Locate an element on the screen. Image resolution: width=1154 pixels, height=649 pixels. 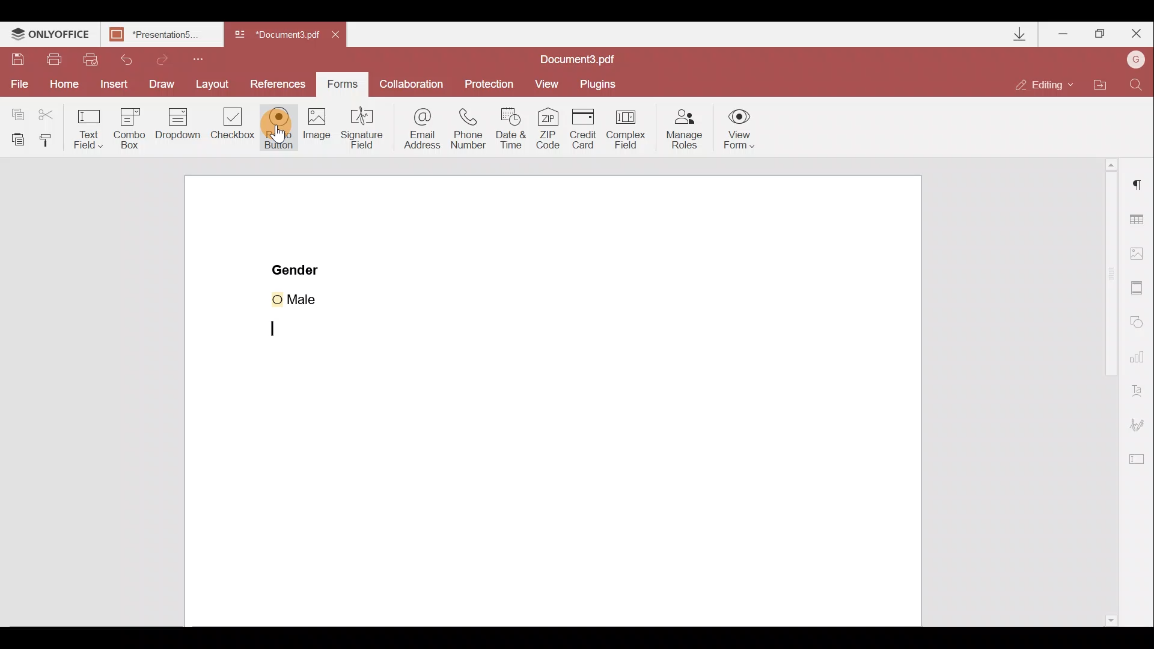
Cut is located at coordinates (46, 112).